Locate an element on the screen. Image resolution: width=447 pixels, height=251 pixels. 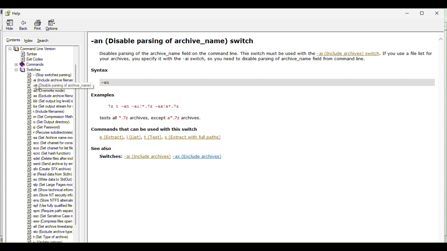
1B) +fx Create SFX archive) is located at coordinates (48, 169).